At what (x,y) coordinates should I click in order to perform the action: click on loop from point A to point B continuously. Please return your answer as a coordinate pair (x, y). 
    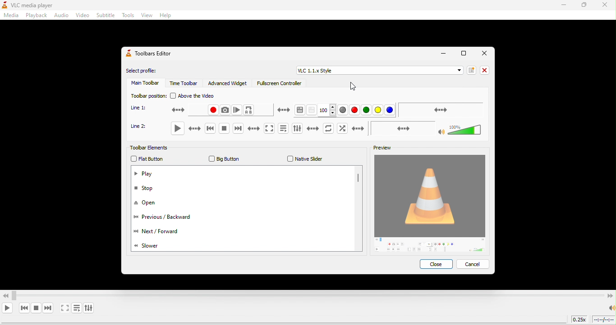
    Looking at the image, I should click on (249, 110).